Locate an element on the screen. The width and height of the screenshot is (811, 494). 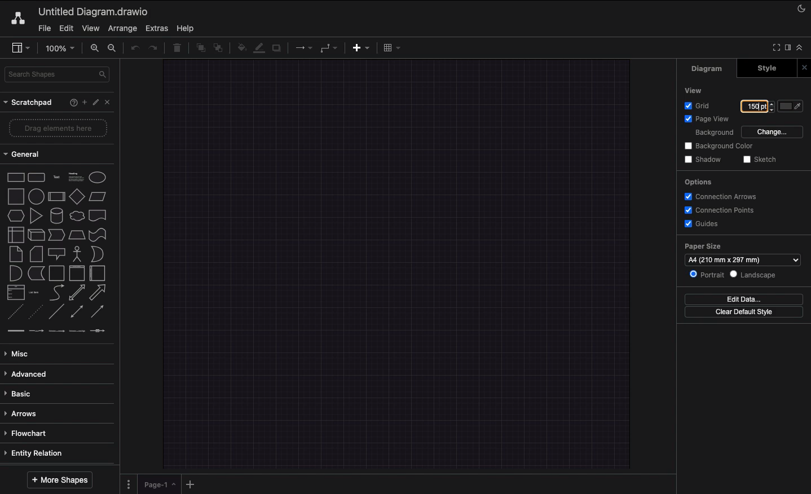
Basic is located at coordinates (23, 392).